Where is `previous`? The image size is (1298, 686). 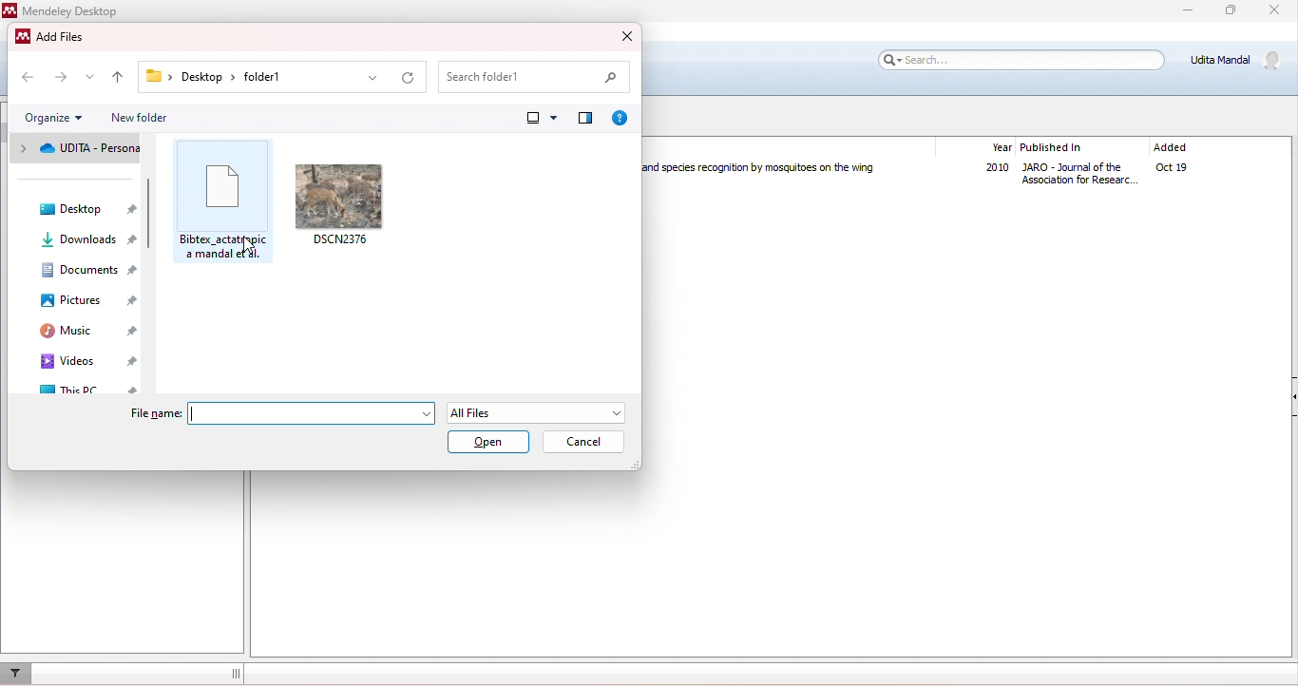 previous is located at coordinates (30, 76).